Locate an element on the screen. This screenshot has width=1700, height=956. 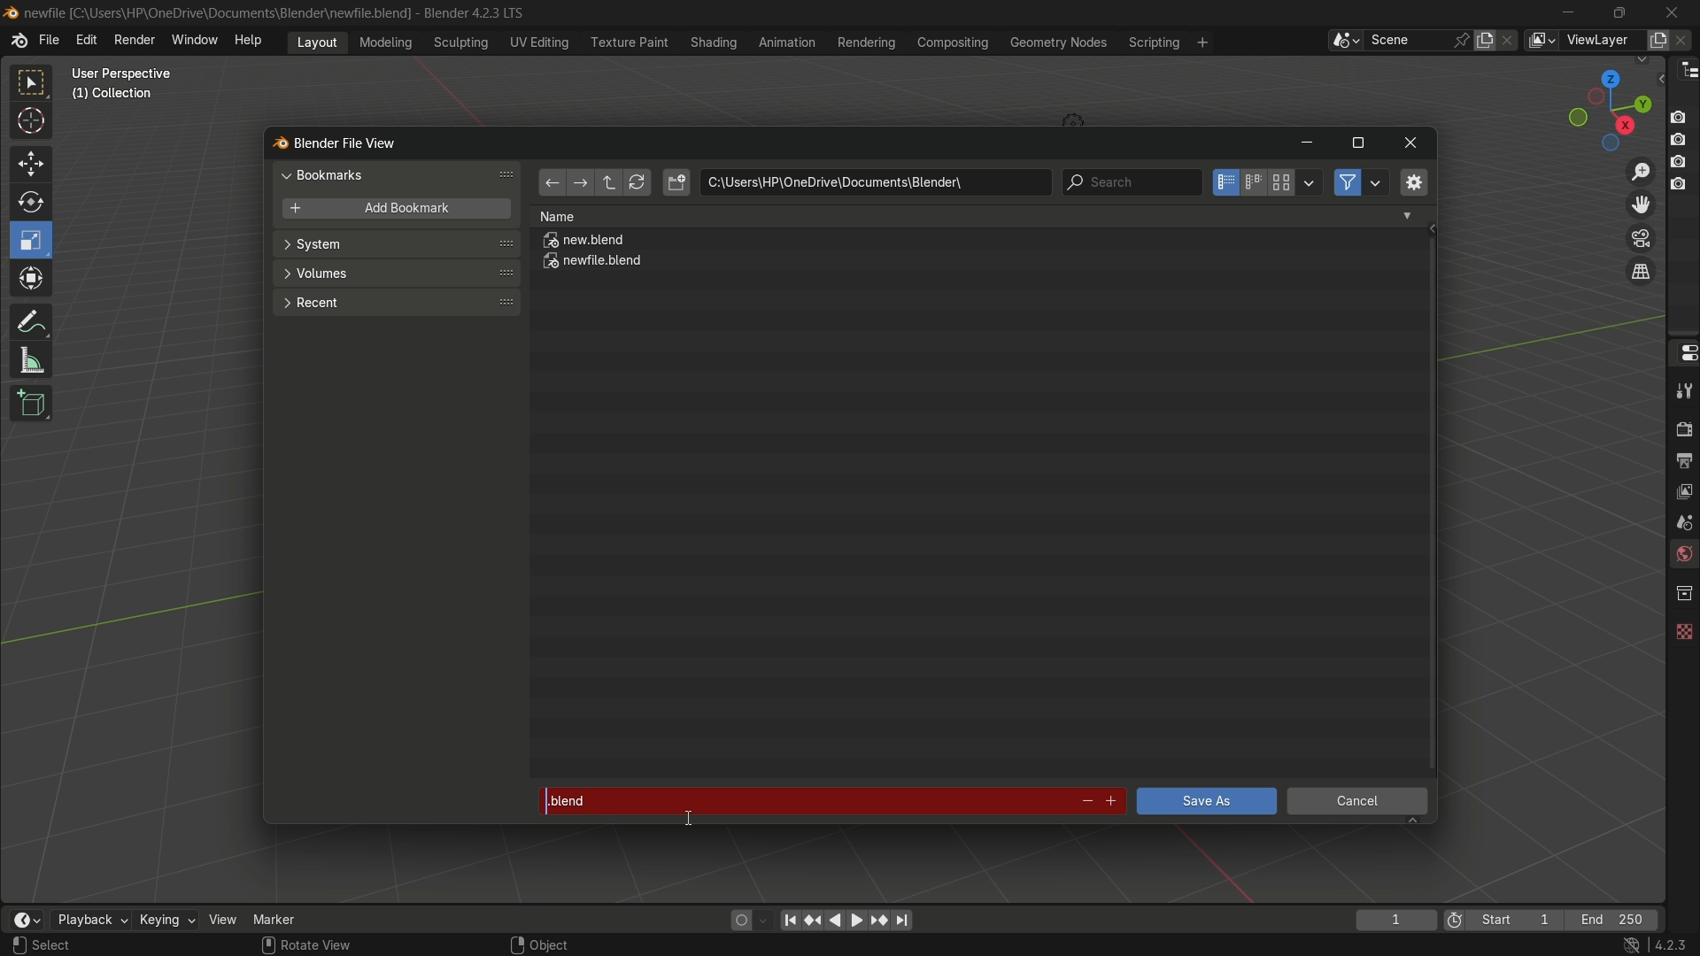
horizontal list is located at coordinates (1253, 182).